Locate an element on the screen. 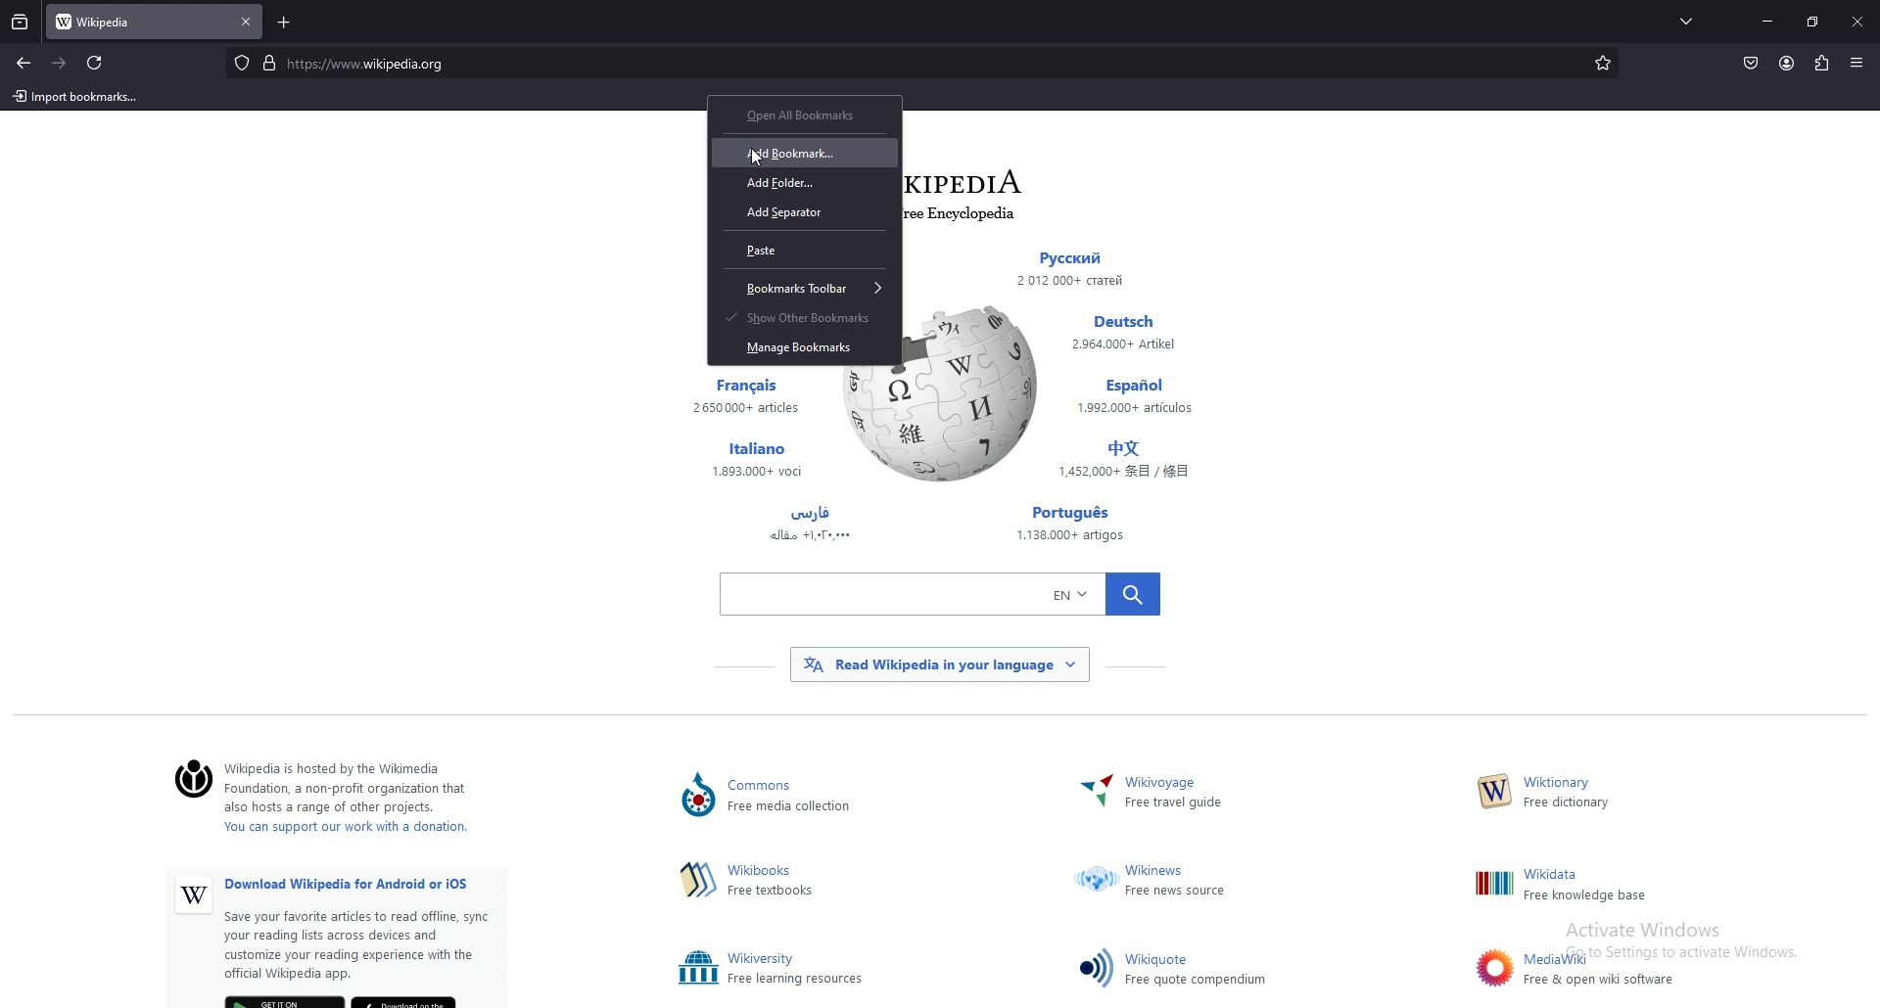 The width and height of the screenshot is (1880, 1008).  is located at coordinates (1602, 970).